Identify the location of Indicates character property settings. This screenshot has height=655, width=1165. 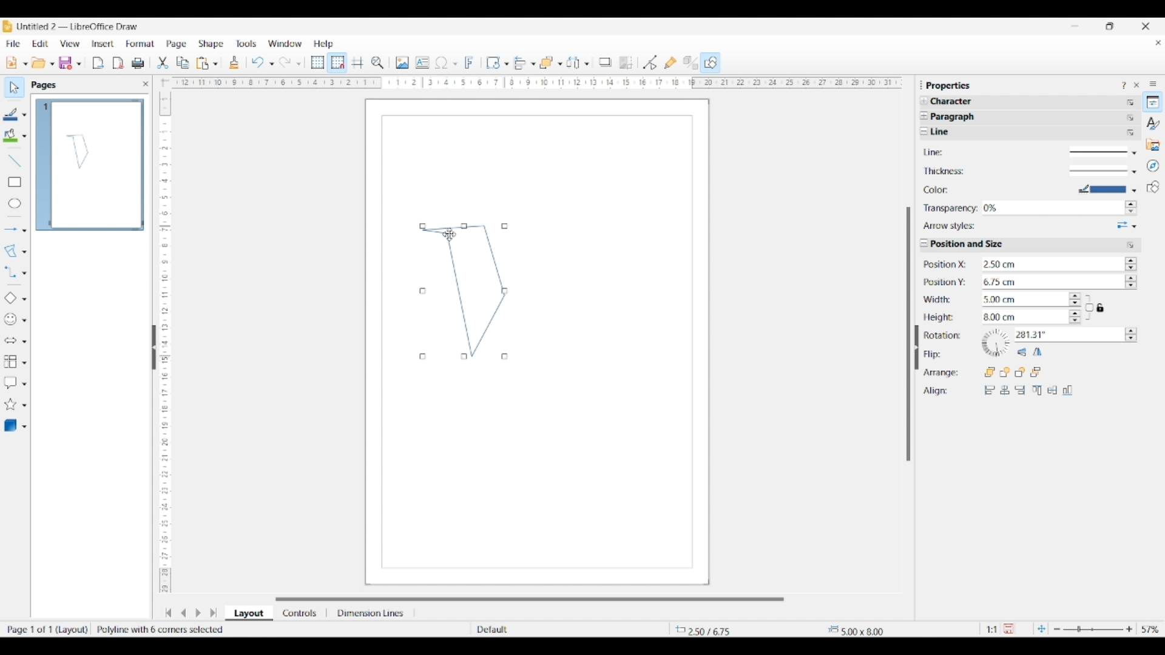
(957, 102).